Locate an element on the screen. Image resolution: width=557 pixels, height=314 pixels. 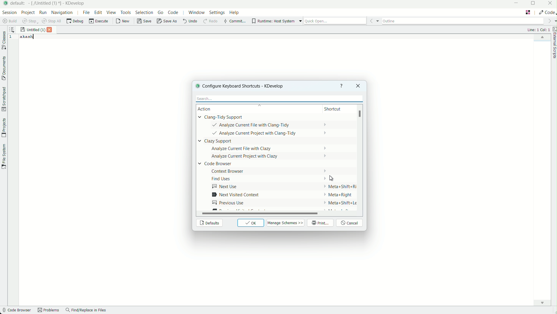
outline is located at coordinates (463, 20).